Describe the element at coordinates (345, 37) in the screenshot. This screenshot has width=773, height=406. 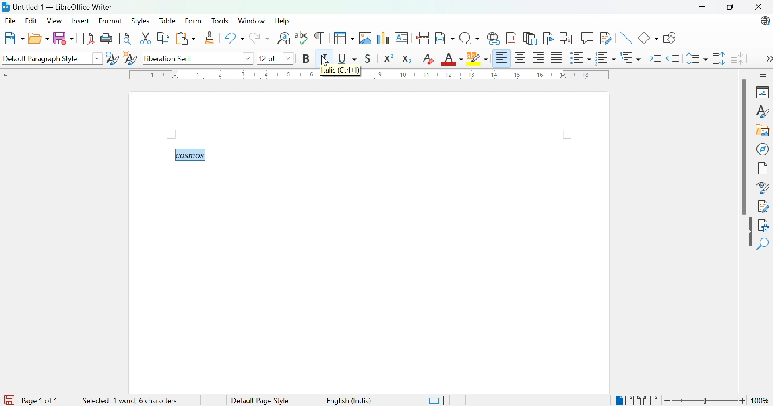
I see `Insert table` at that location.